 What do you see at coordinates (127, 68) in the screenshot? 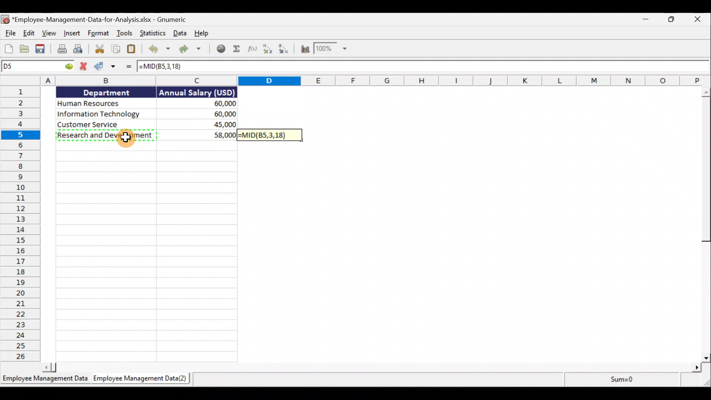
I see `Enter formula` at bounding box center [127, 68].